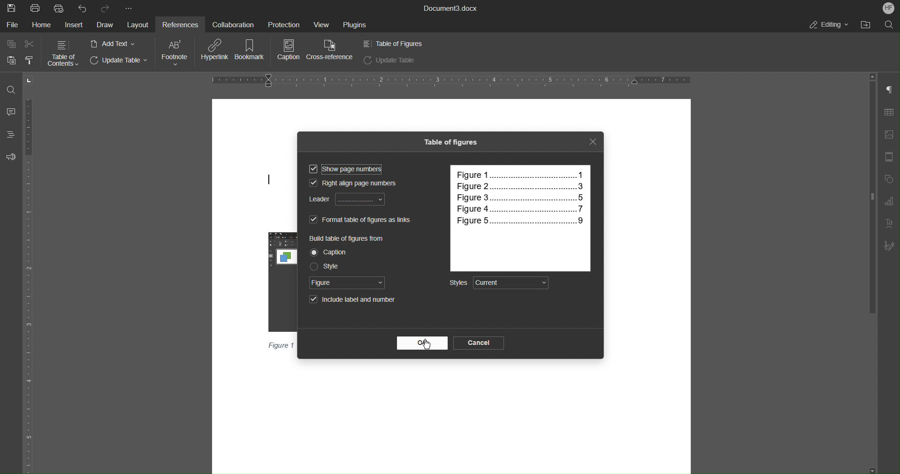 This screenshot has height=474, width=900. What do you see at coordinates (888, 180) in the screenshot?
I see `Shapes Settings` at bounding box center [888, 180].